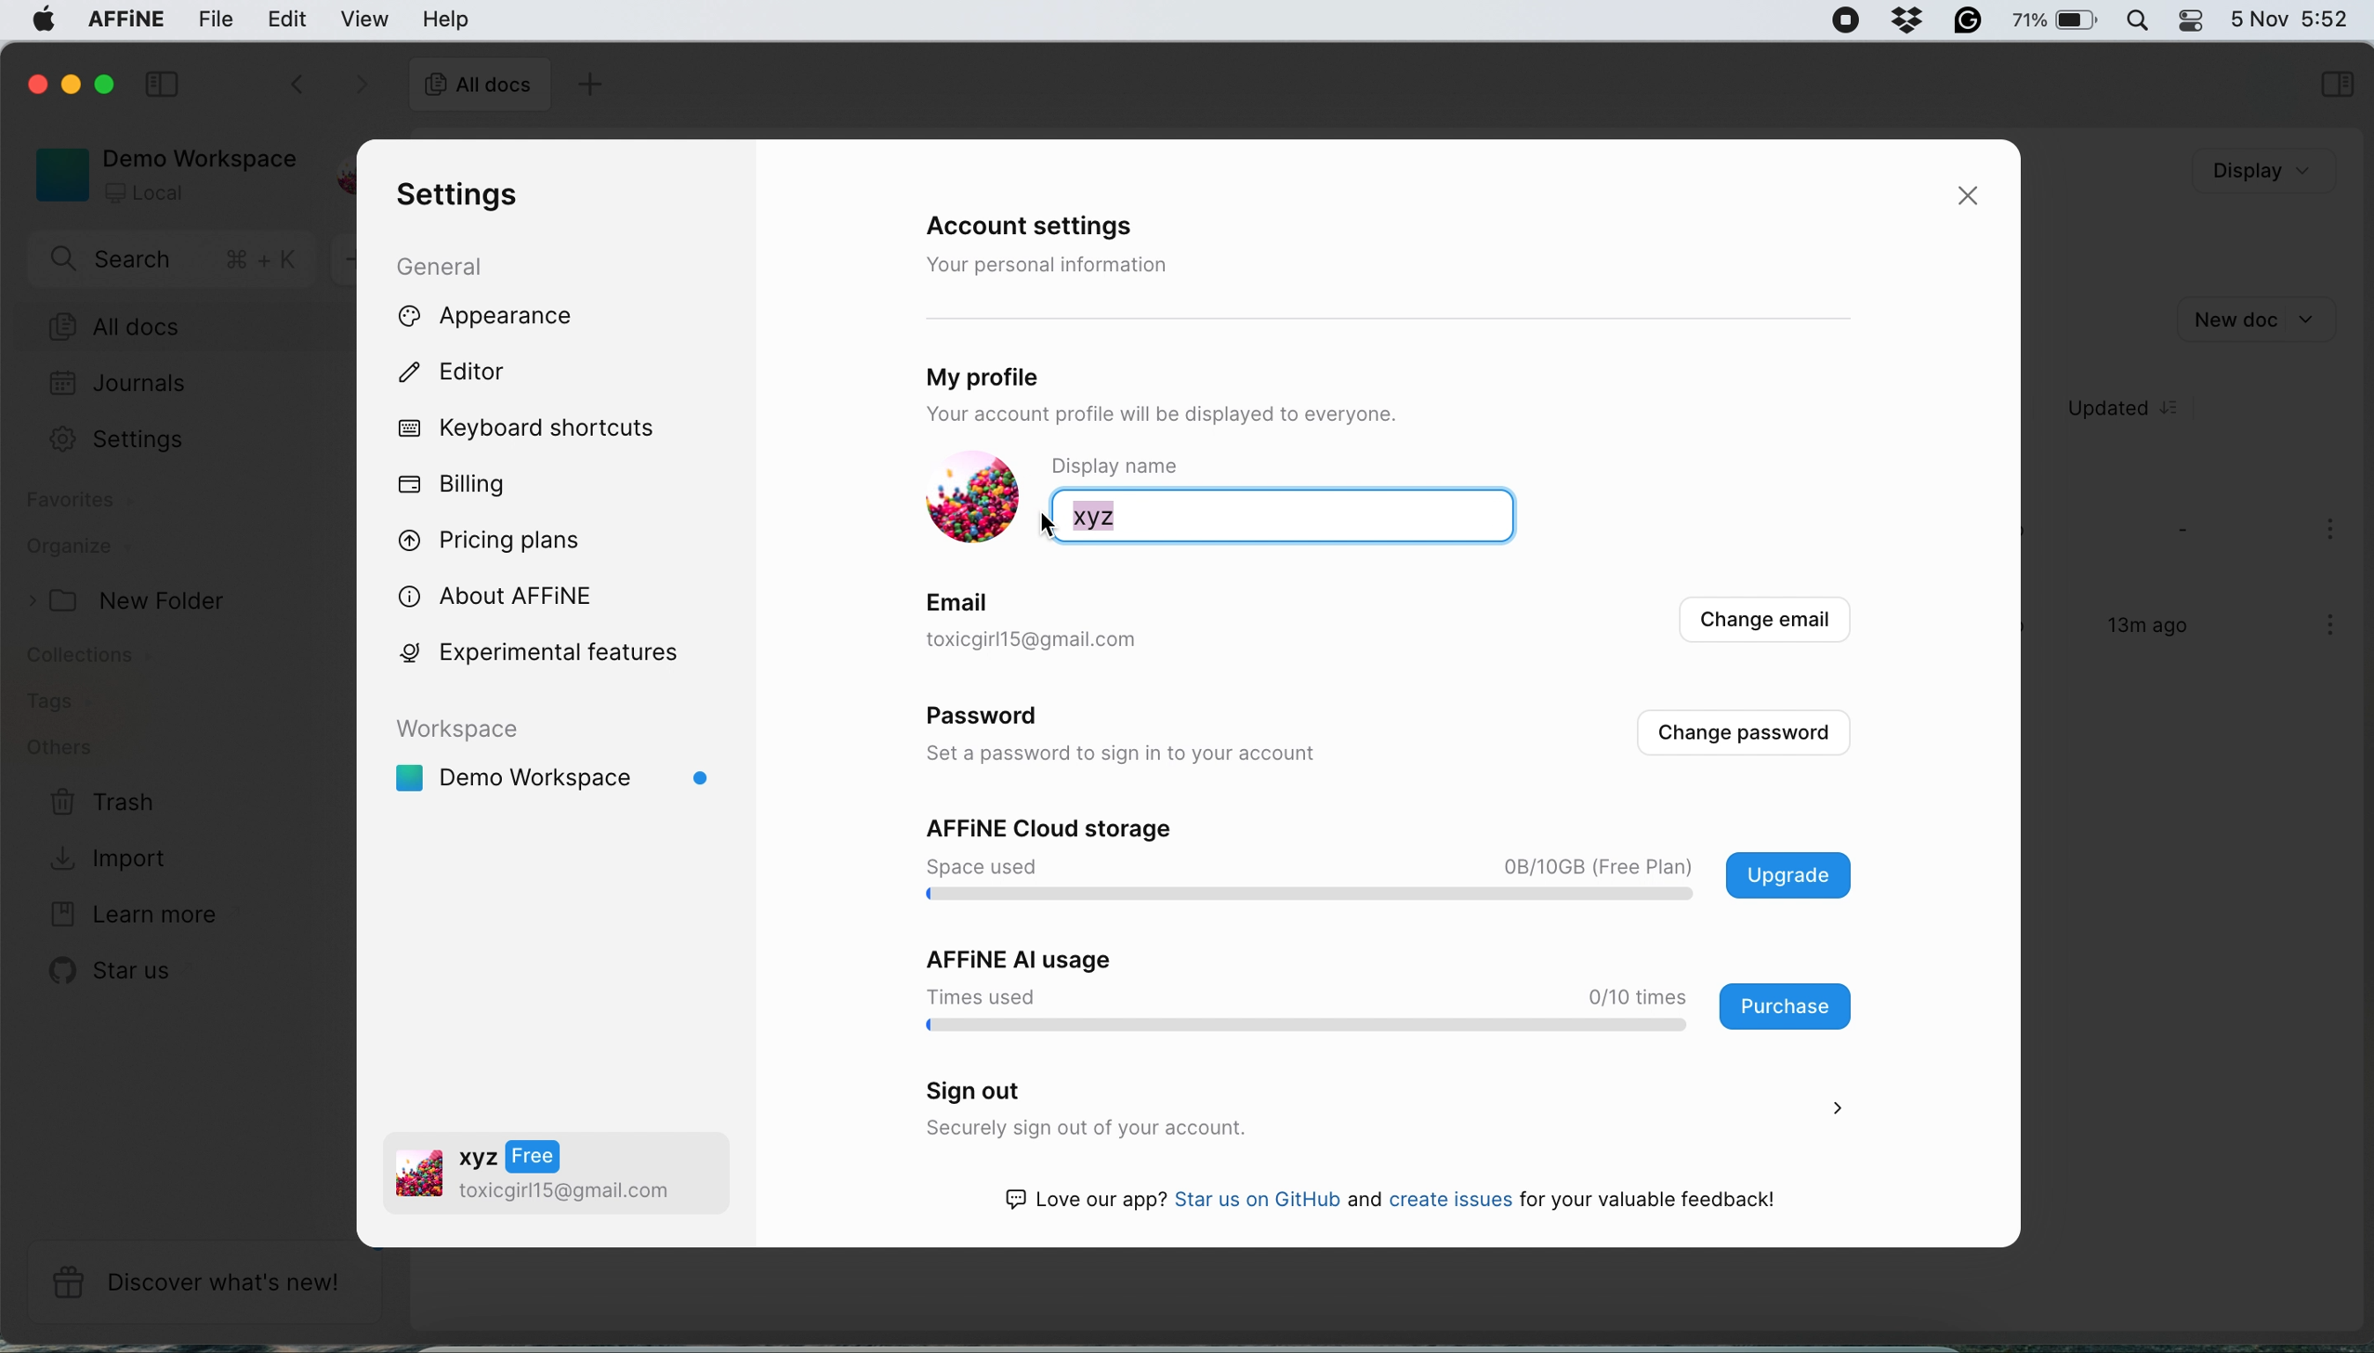 This screenshot has width=2374, height=1353. What do you see at coordinates (2253, 317) in the screenshot?
I see `new doc` at bounding box center [2253, 317].